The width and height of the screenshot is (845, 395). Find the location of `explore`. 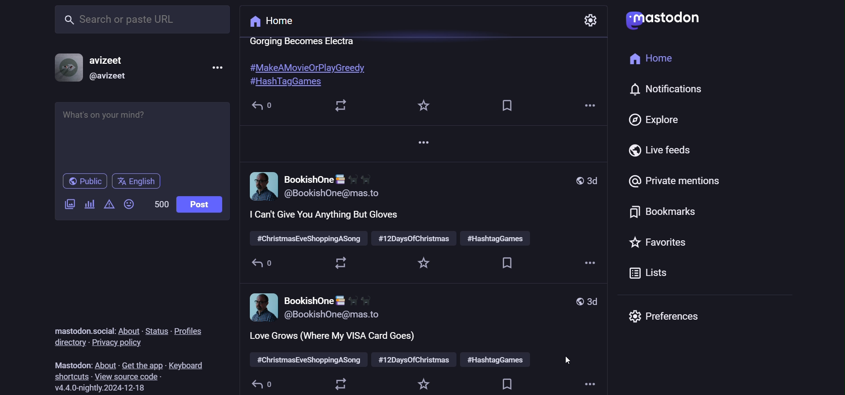

explore is located at coordinates (655, 119).